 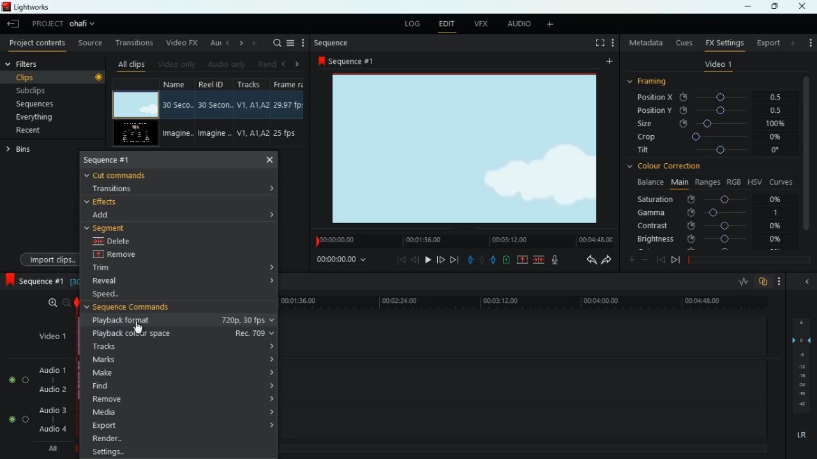 What do you see at coordinates (440, 260) in the screenshot?
I see `jump` at bounding box center [440, 260].